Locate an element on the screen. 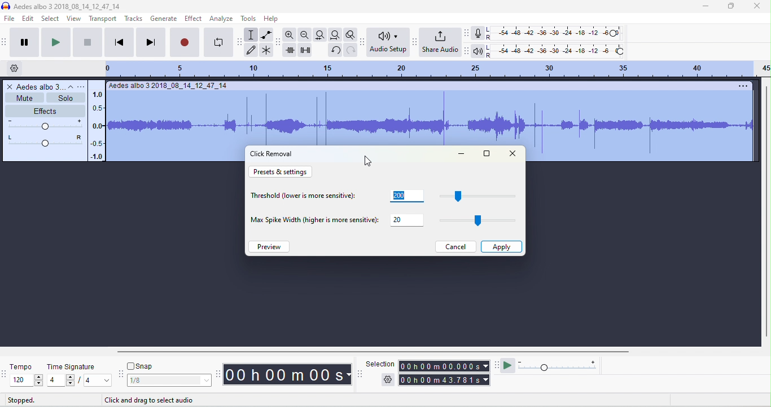 Image resolution: width=771 pixels, height=407 pixels. record meter is located at coordinates (478, 33).